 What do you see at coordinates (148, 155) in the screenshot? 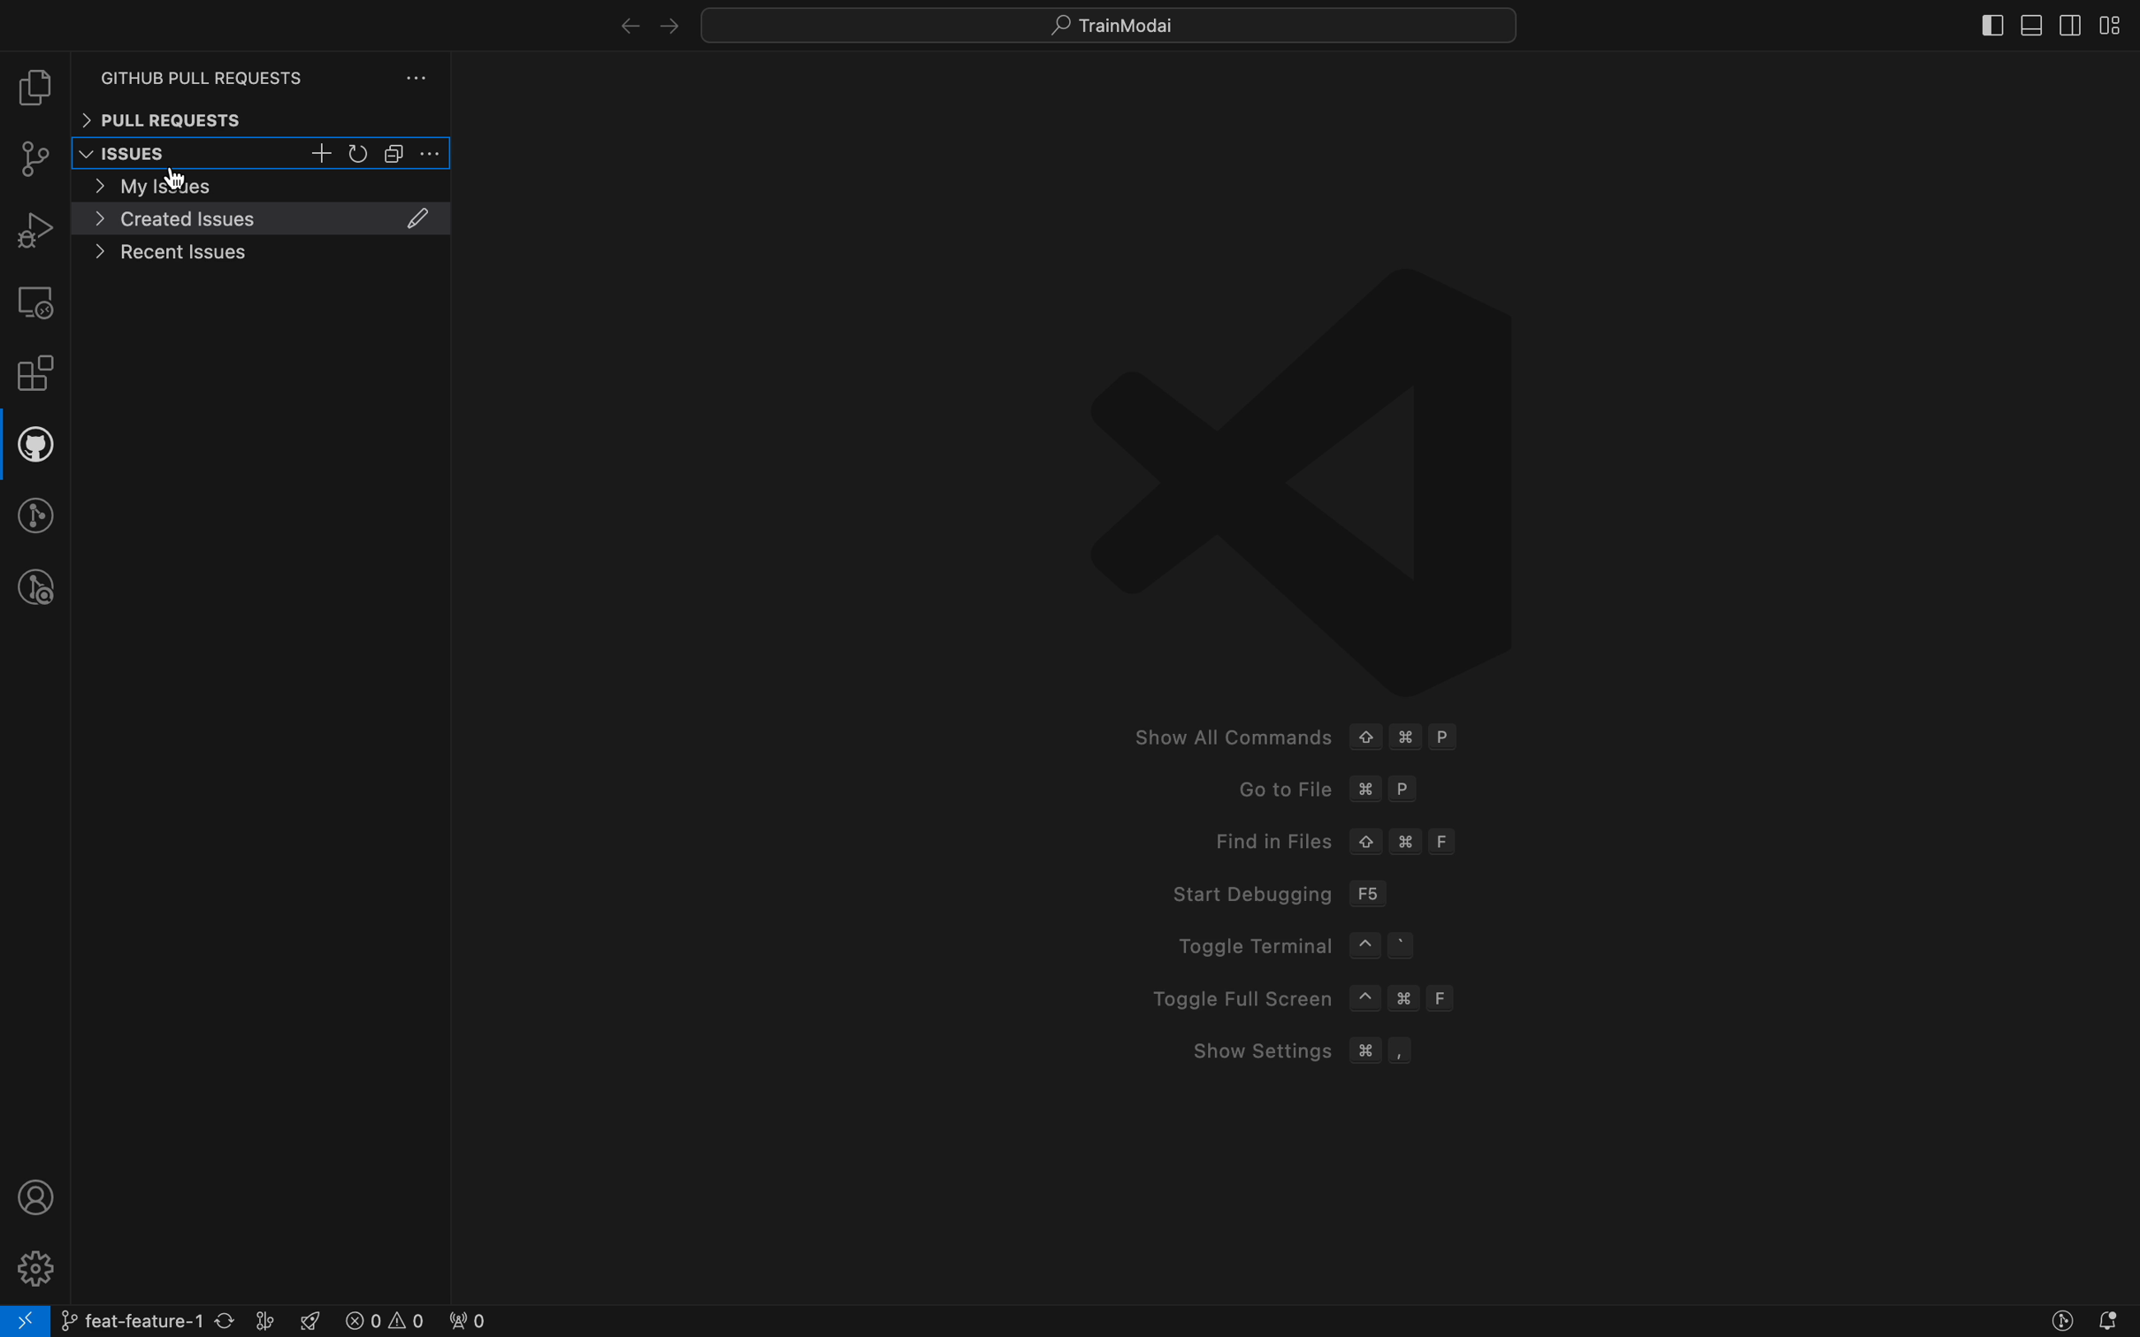
I see `issues` at bounding box center [148, 155].